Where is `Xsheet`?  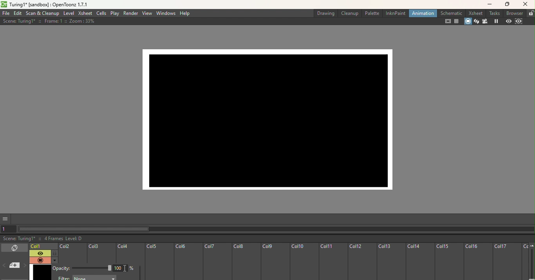 Xsheet is located at coordinates (474, 13).